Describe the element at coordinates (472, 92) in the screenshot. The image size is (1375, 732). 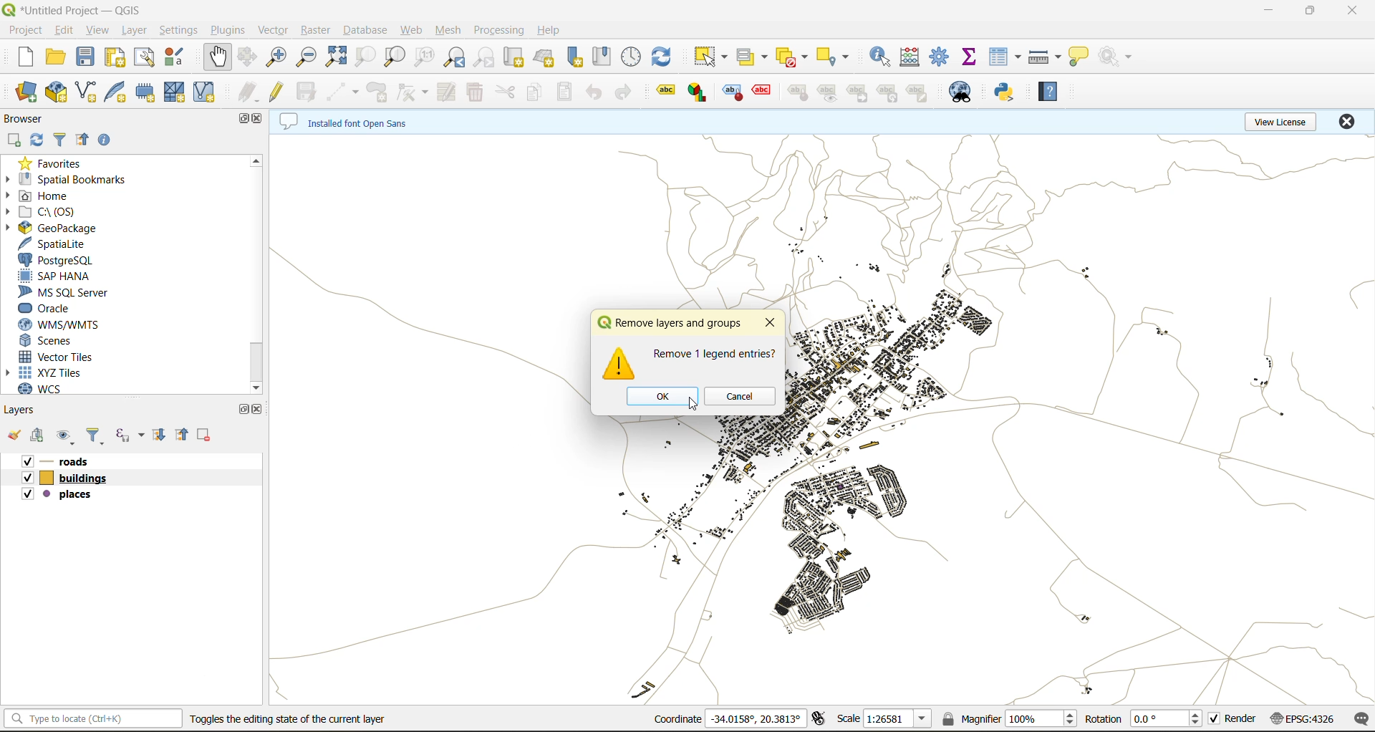
I see `delete` at that location.